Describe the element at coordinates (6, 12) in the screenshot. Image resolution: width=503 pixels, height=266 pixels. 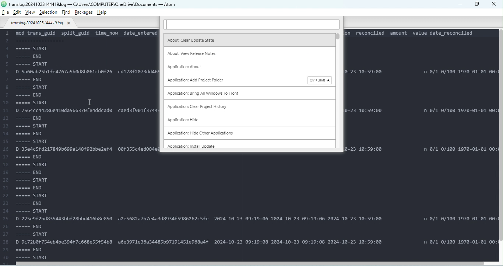
I see `File` at that location.